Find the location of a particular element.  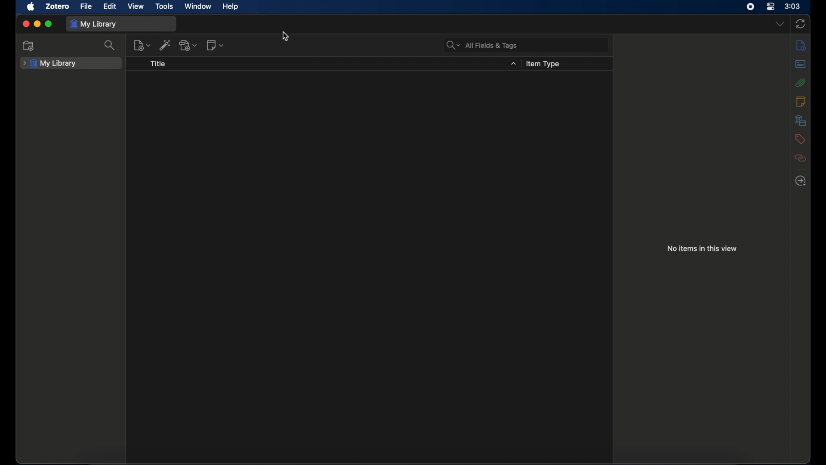

no items in this view is located at coordinates (703, 248).